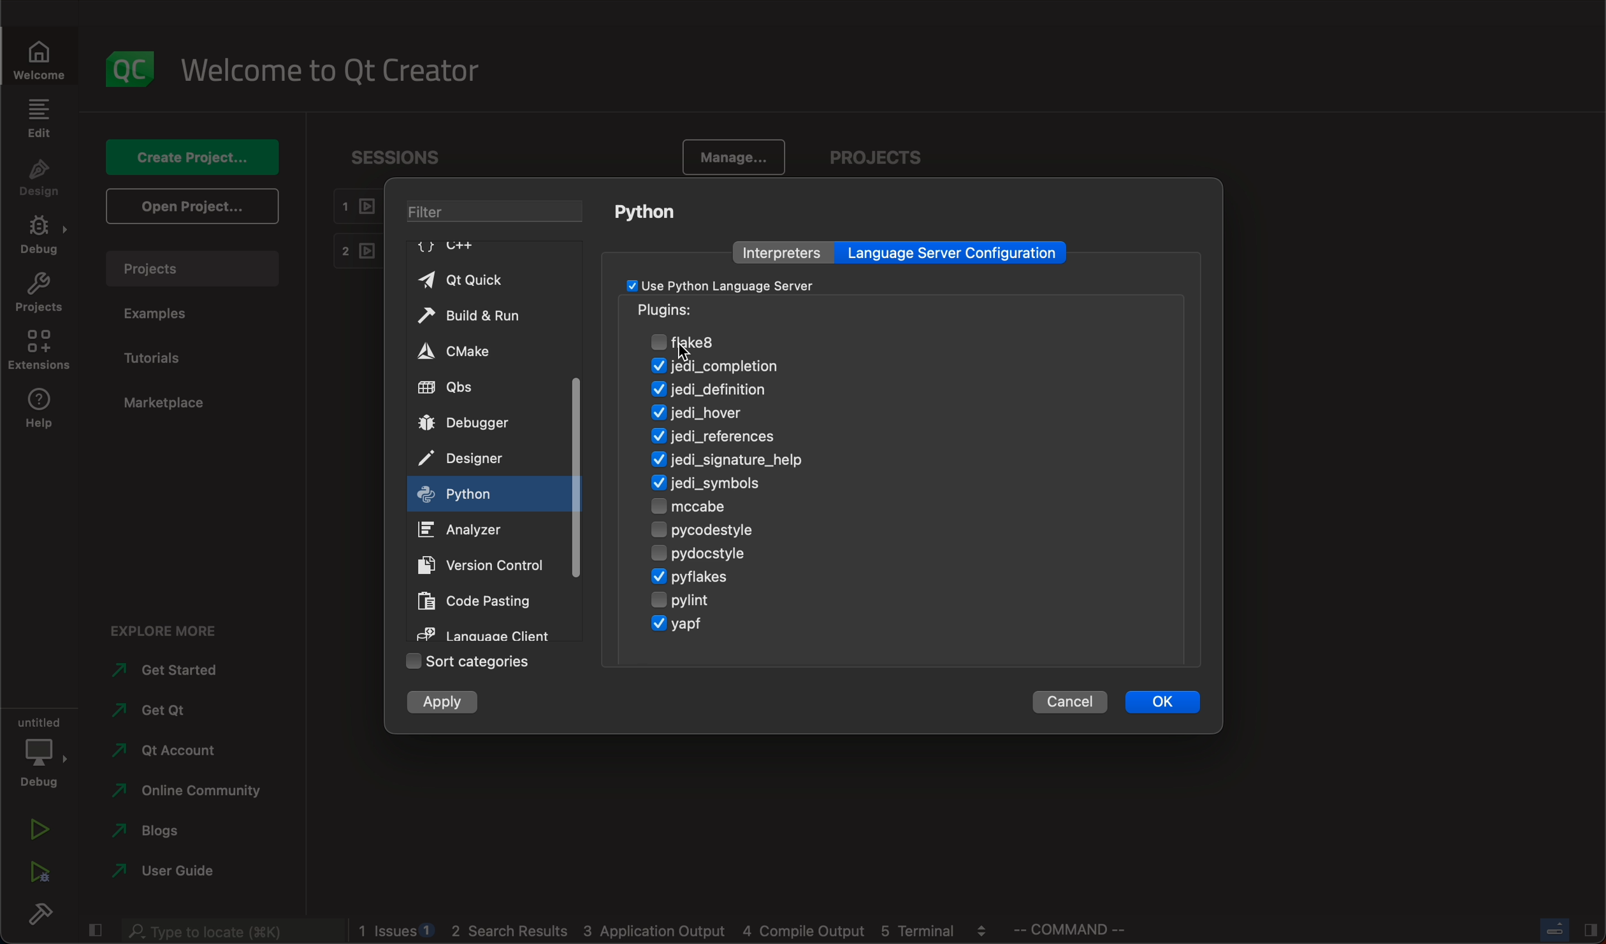  Describe the element at coordinates (694, 346) in the screenshot. I see `cursor` at that location.